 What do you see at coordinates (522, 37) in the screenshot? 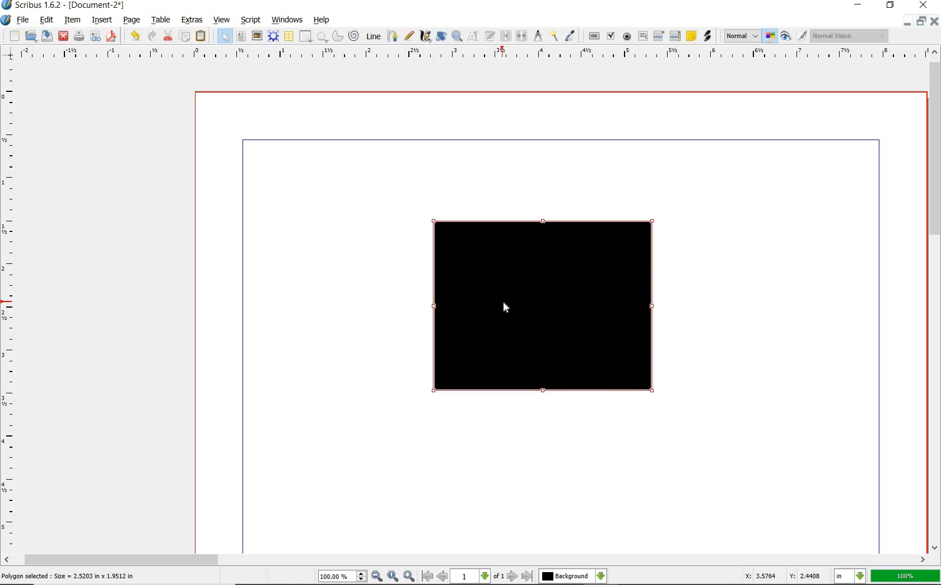
I see `unlink text frames` at bounding box center [522, 37].